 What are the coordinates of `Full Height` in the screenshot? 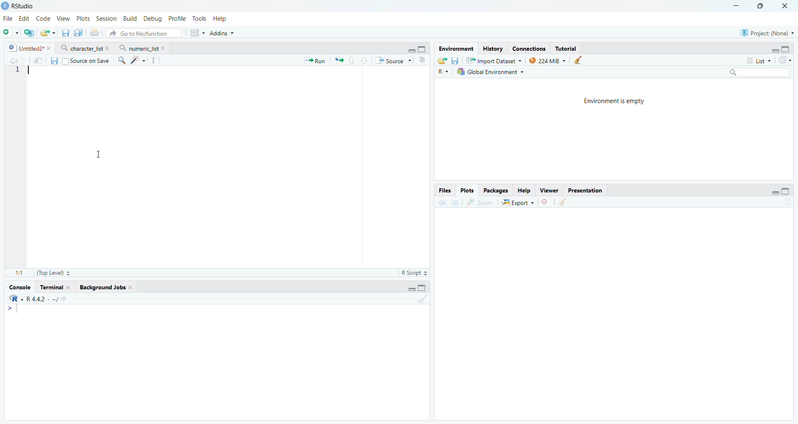 It's located at (786, 190).